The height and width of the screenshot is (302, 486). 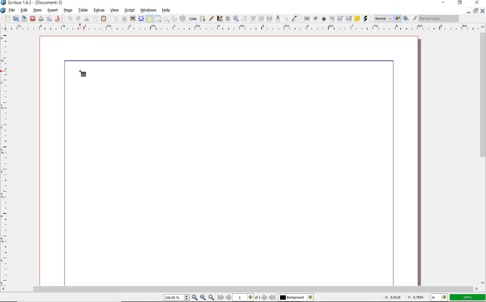 What do you see at coordinates (286, 19) in the screenshot?
I see `copy item properties` at bounding box center [286, 19].